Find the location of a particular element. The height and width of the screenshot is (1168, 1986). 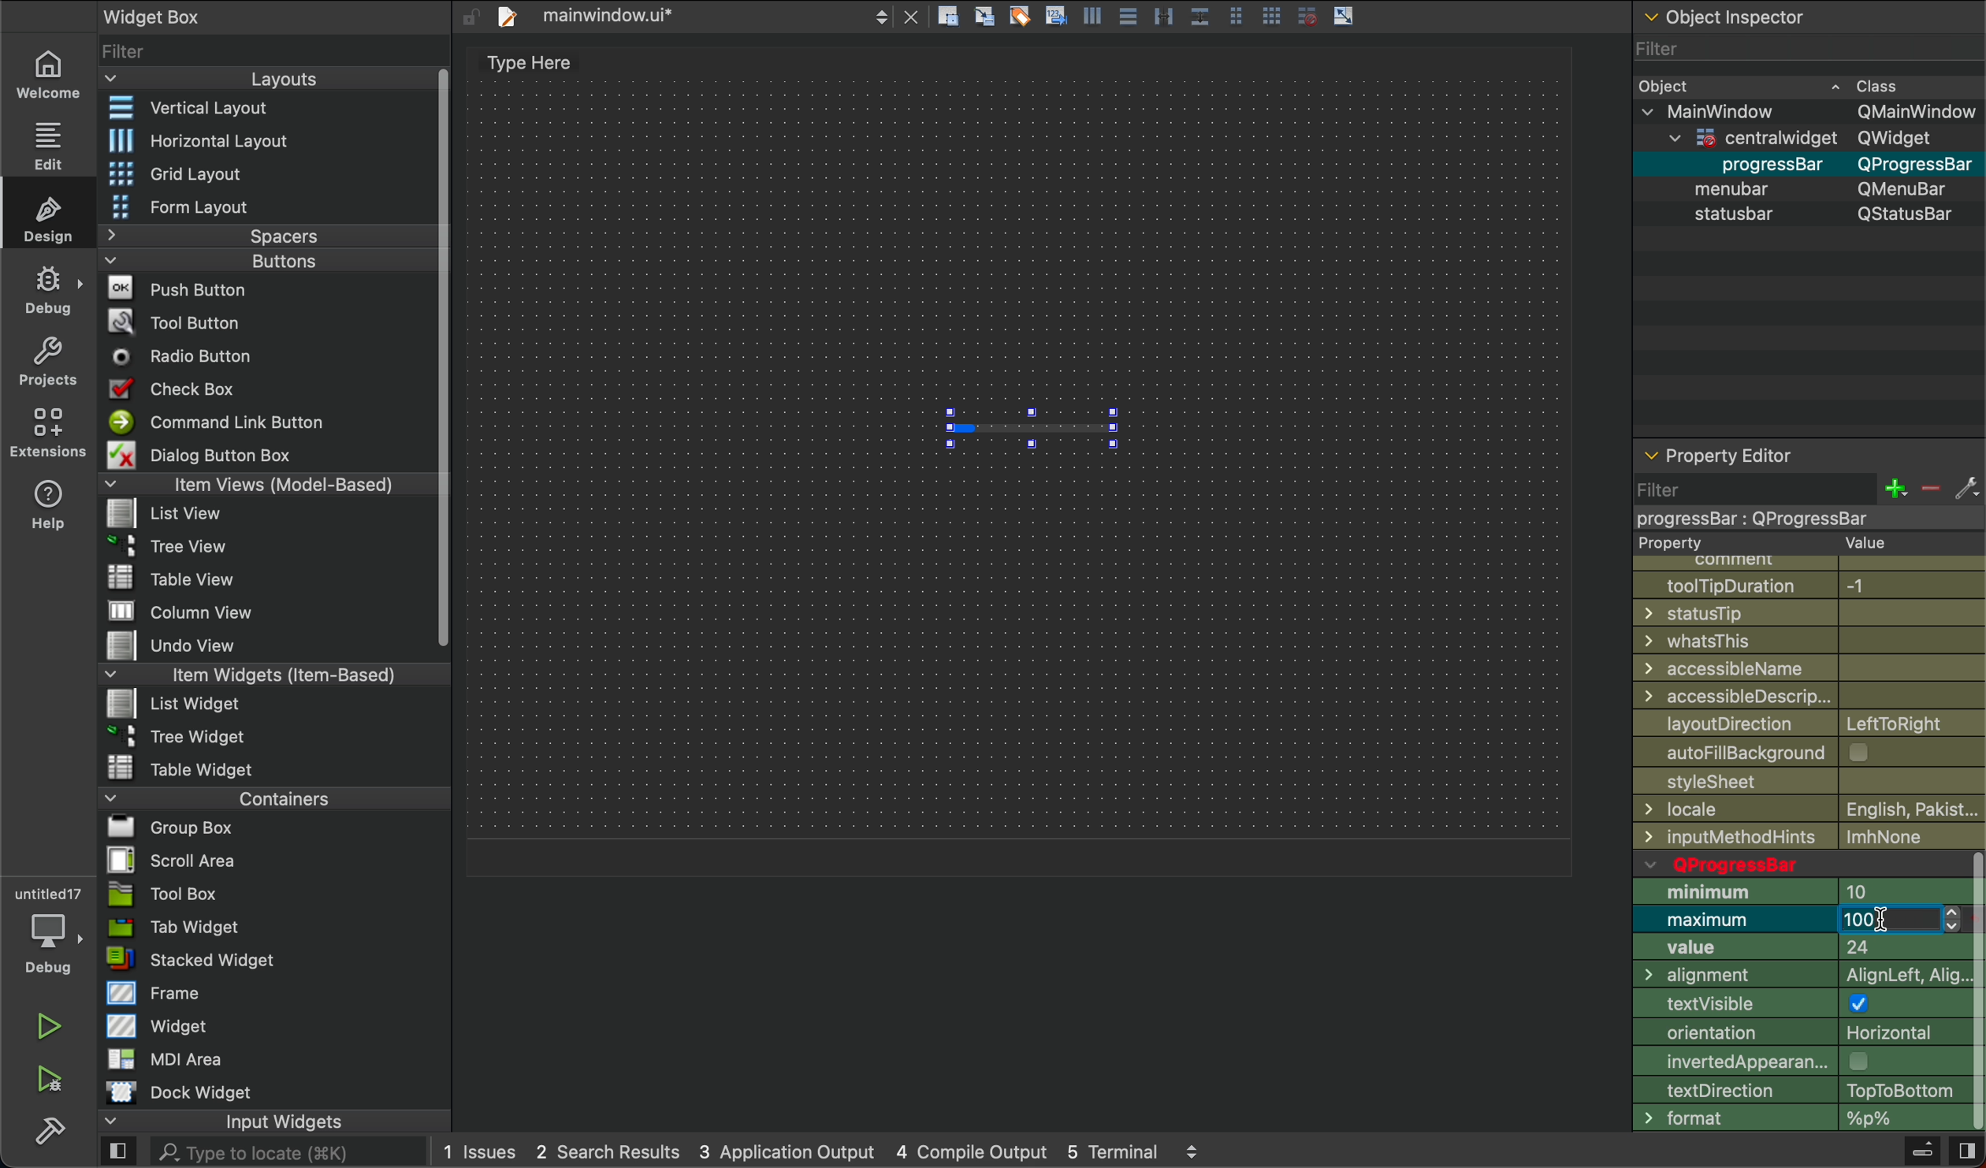

MDI Area is located at coordinates (161, 1058).